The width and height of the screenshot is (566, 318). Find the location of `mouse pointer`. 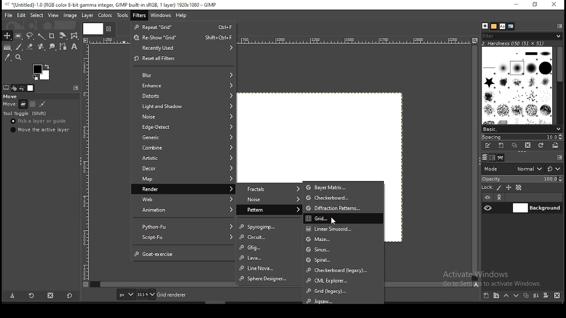

mouse pointer is located at coordinates (332, 221).